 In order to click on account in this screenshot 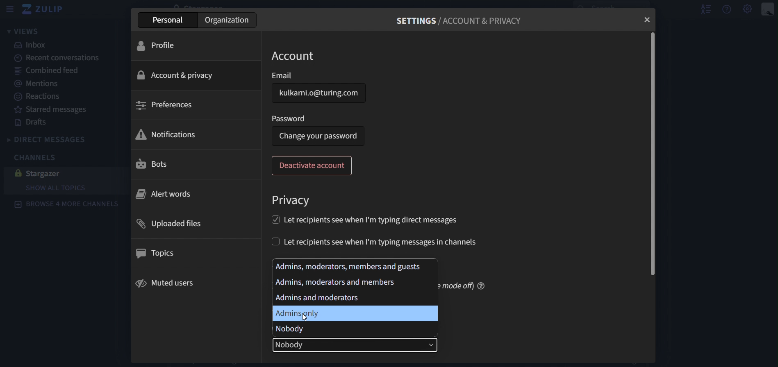, I will do `click(297, 56)`.